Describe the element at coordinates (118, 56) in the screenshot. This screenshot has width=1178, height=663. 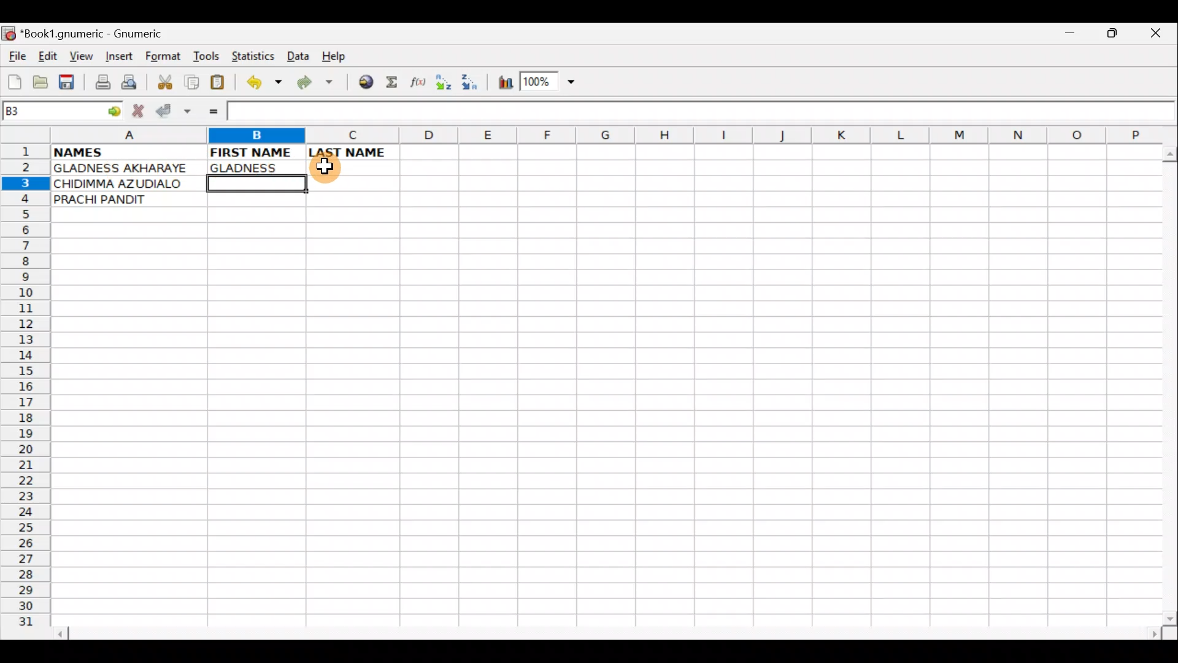
I see `Insert` at that location.